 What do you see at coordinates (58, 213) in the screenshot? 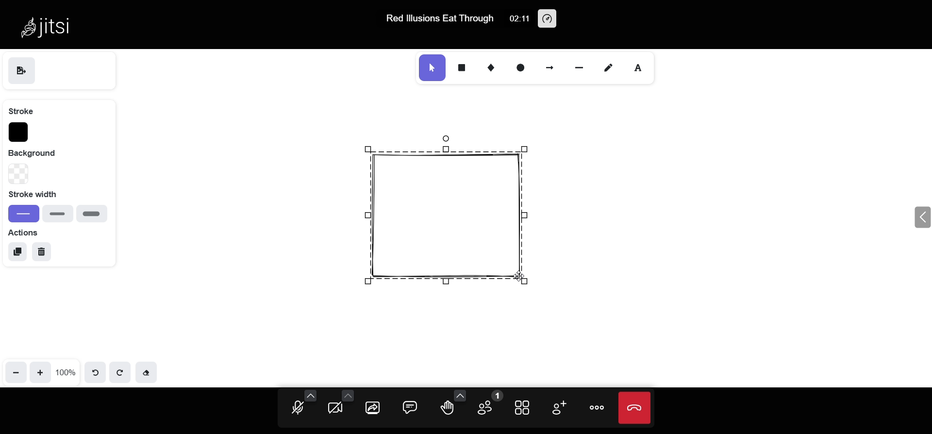
I see `bold` at bounding box center [58, 213].